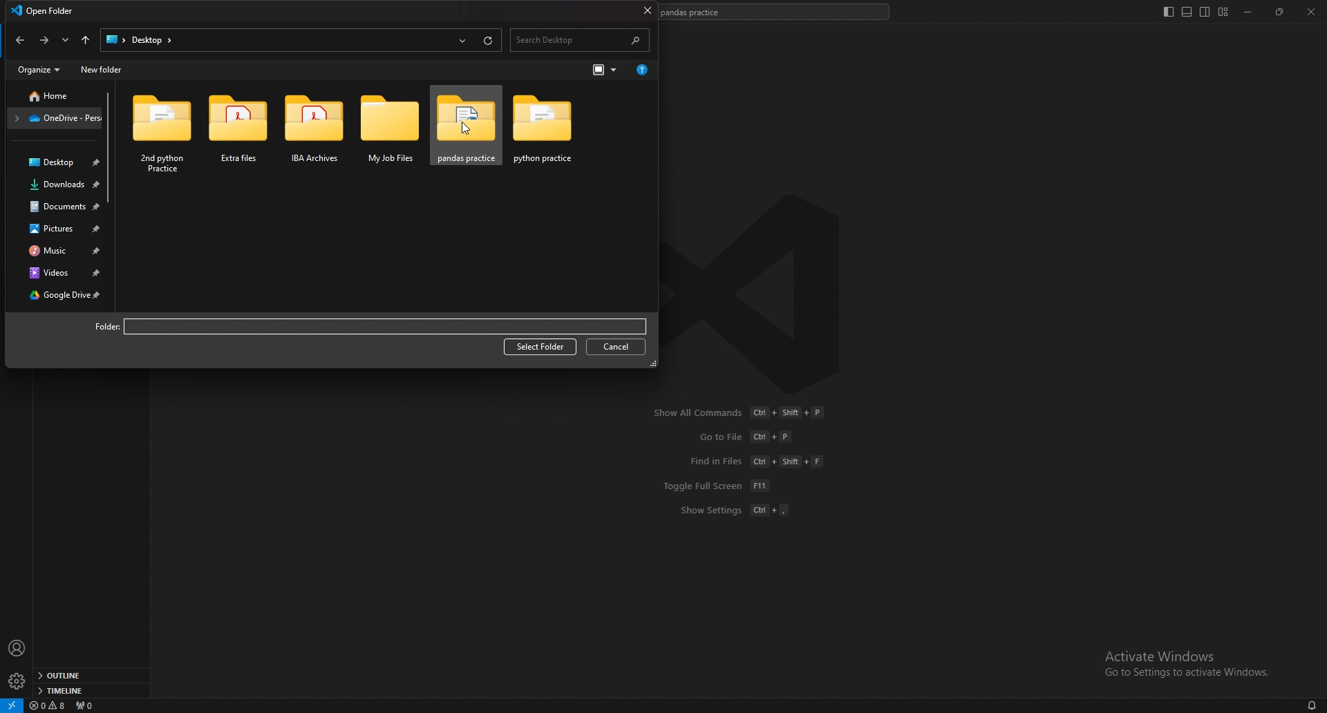 Image resolution: width=1327 pixels, height=713 pixels. Describe the element at coordinates (462, 39) in the screenshot. I see `recent` at that location.